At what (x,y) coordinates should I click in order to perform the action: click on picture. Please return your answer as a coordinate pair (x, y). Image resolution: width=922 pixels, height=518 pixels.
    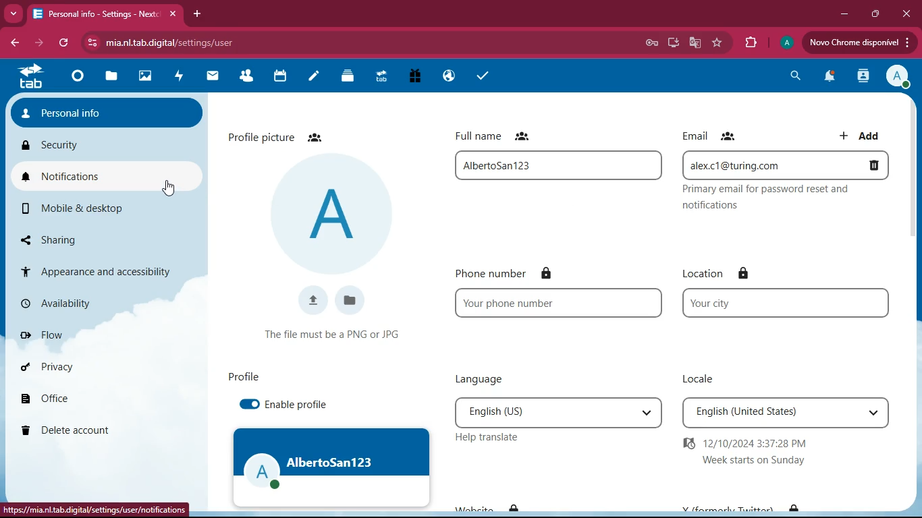
    Looking at the image, I should click on (333, 212).